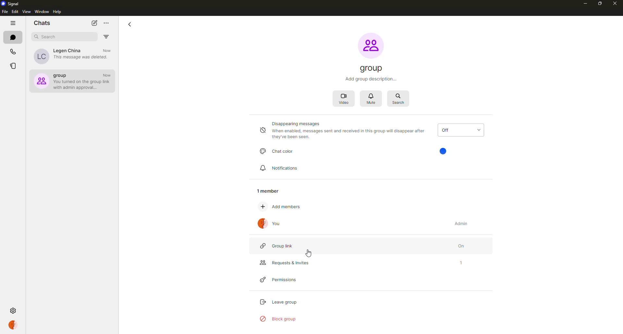 This screenshot has height=334, width=623. I want to click on help, so click(58, 12).